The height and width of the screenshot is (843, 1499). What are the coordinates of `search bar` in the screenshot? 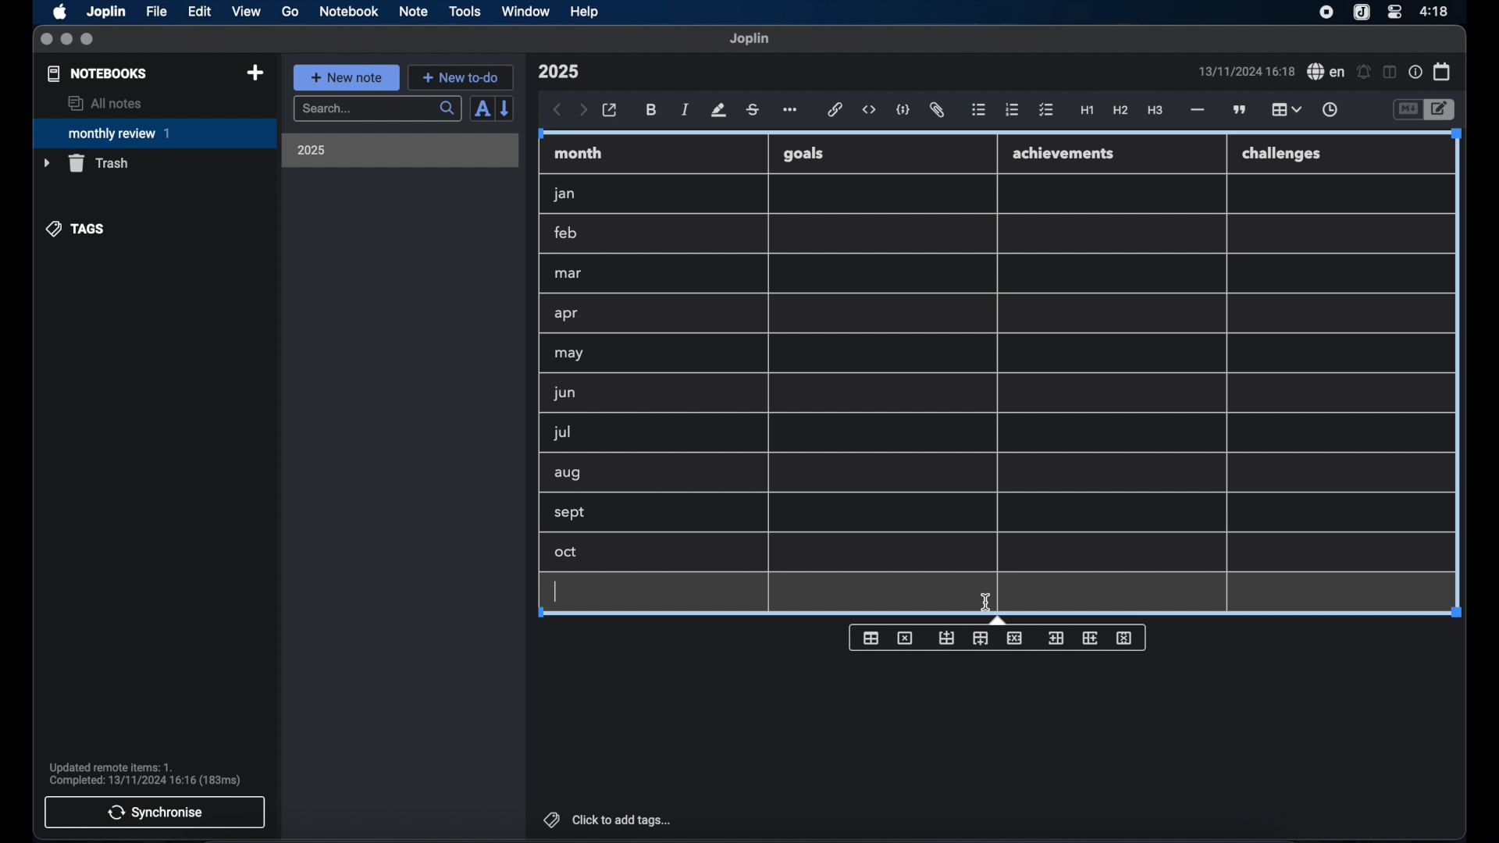 It's located at (377, 110).